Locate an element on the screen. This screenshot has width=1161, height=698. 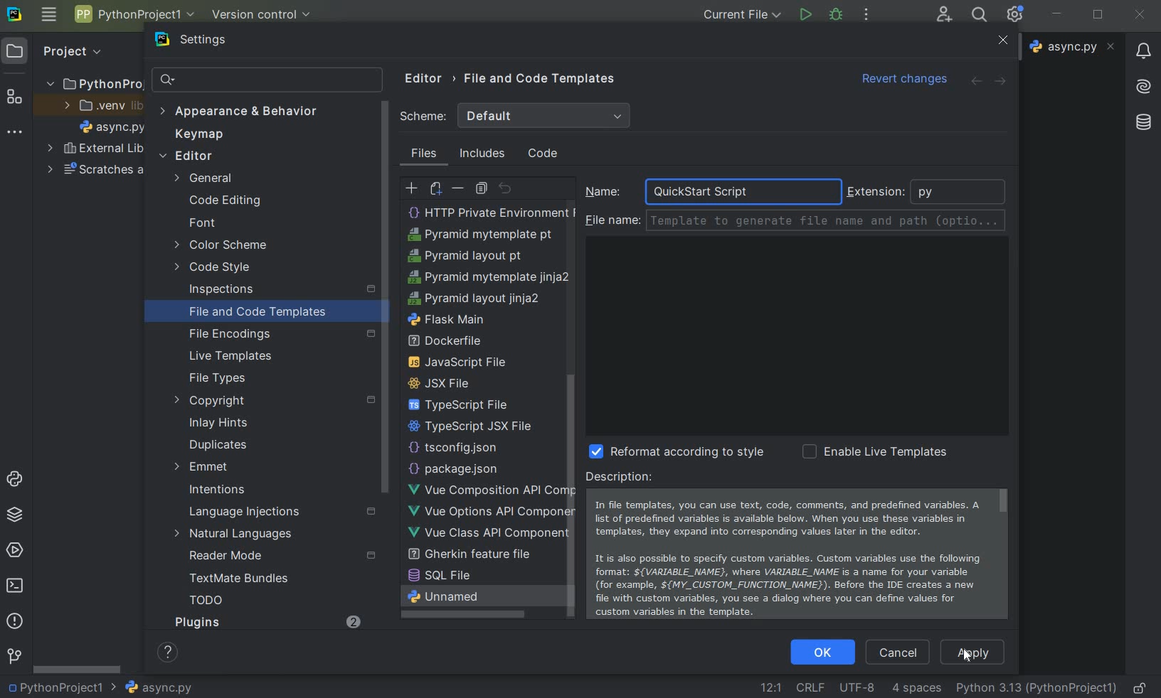
XML Properties File is located at coordinates (472, 423).